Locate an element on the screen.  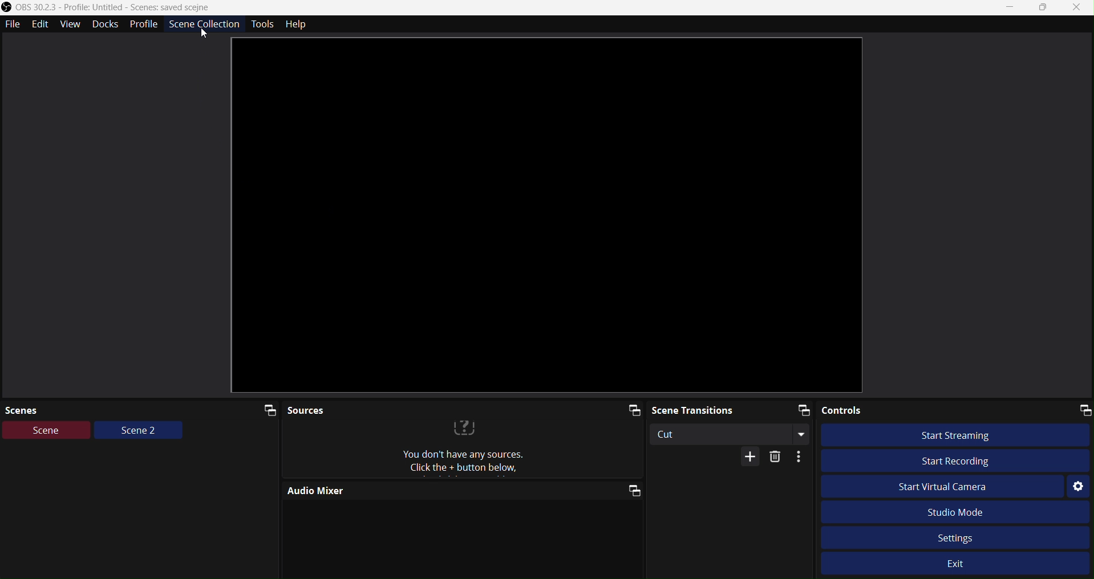
Docks is located at coordinates (105, 25).